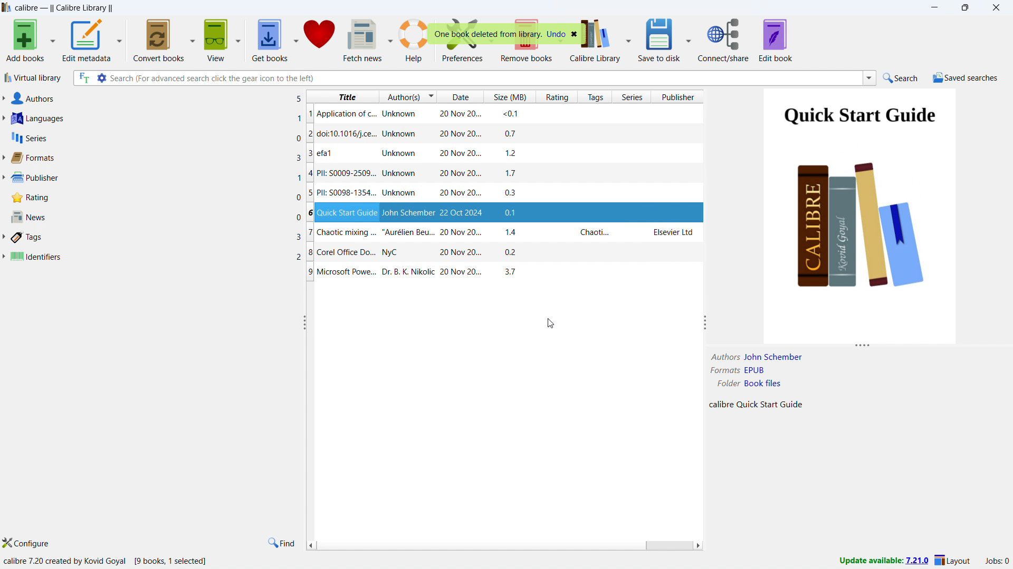  Describe the element at coordinates (406, 96) in the screenshot. I see `sort by authors` at that location.